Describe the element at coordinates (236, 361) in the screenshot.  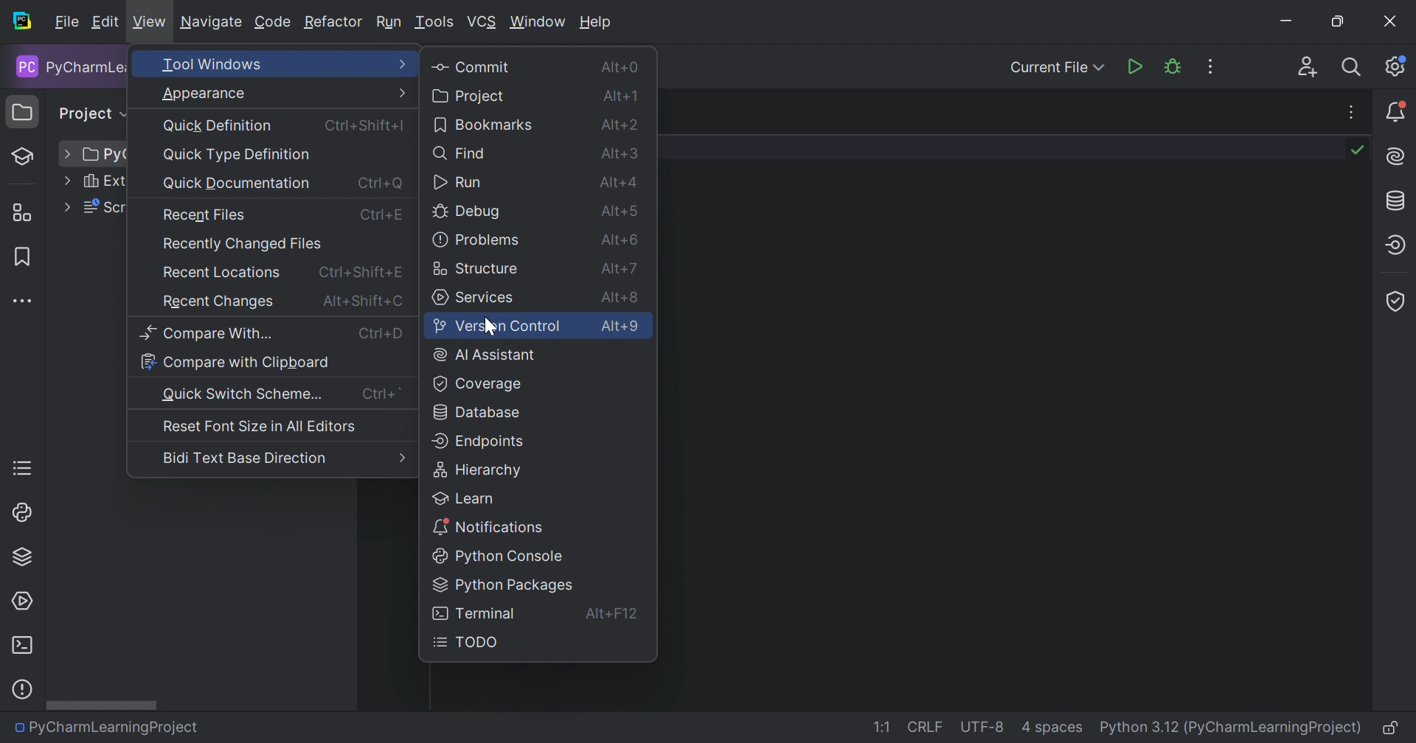
I see `Compare with Clipboard` at that location.